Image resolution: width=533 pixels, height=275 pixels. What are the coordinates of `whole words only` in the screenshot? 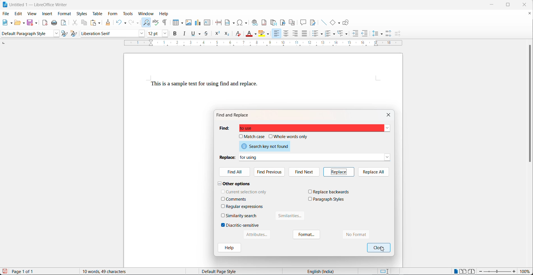 It's located at (291, 136).